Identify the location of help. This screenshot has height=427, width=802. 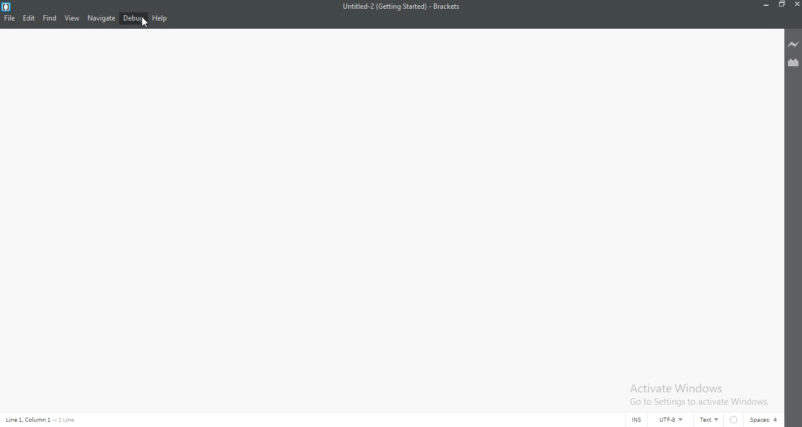
(160, 18).